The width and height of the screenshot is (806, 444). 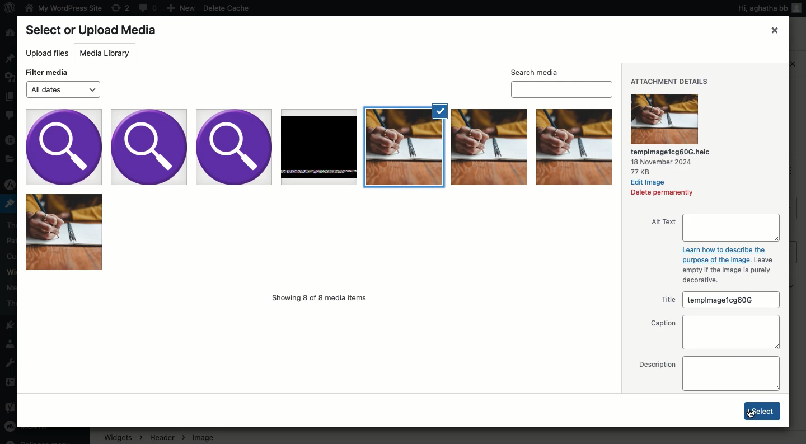 I want to click on Image, so click(x=666, y=119).